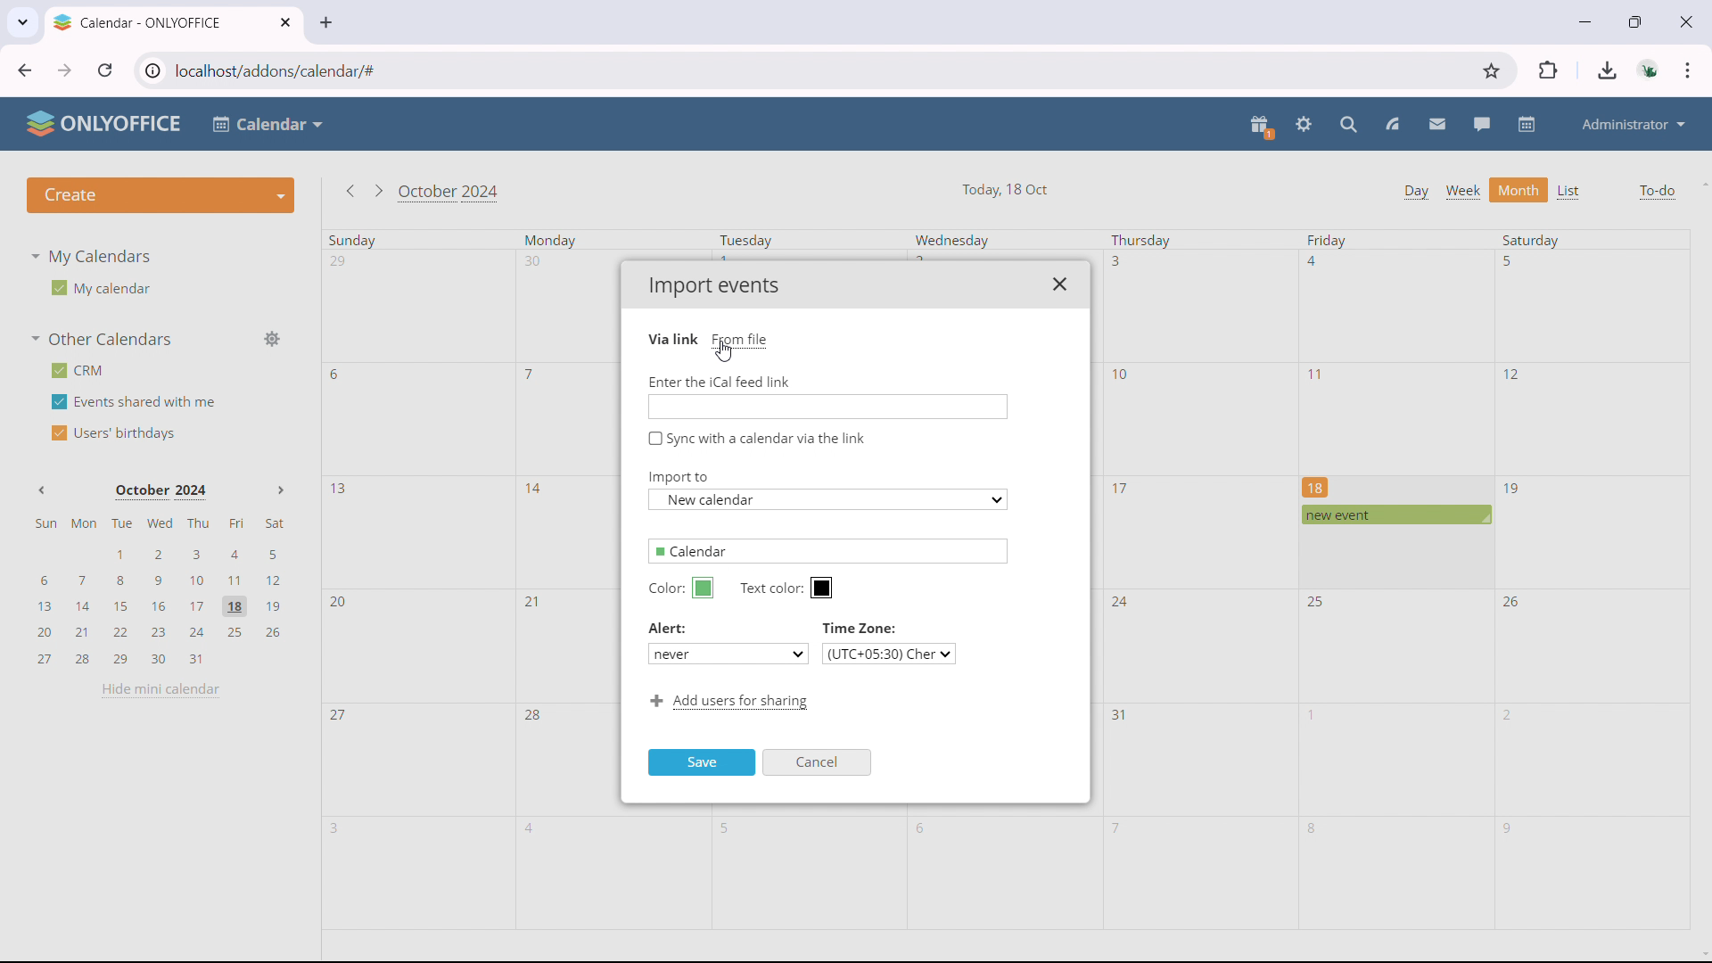 Image resolution: width=1712 pixels, height=963 pixels. I want to click on localhost/addons/calendar/#, so click(291, 70).